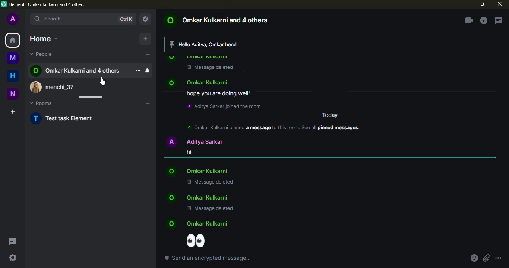 The image size is (509, 268). I want to click on navigator, so click(146, 18).